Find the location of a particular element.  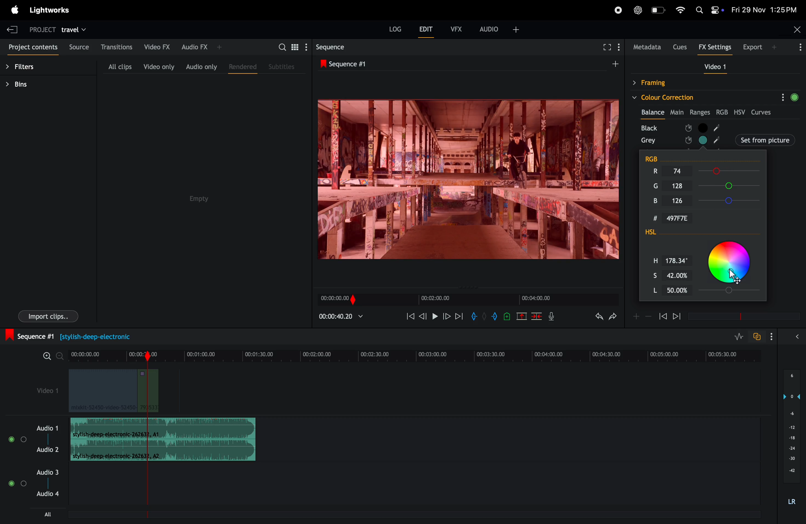

Main is located at coordinates (678, 111).